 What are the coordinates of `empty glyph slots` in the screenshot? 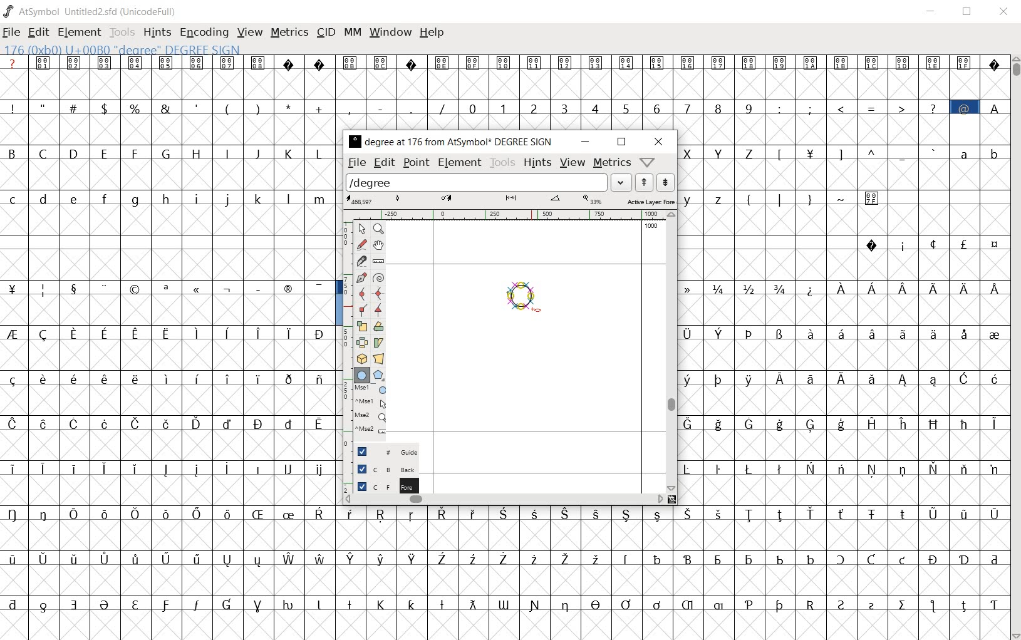 It's located at (167, 353).